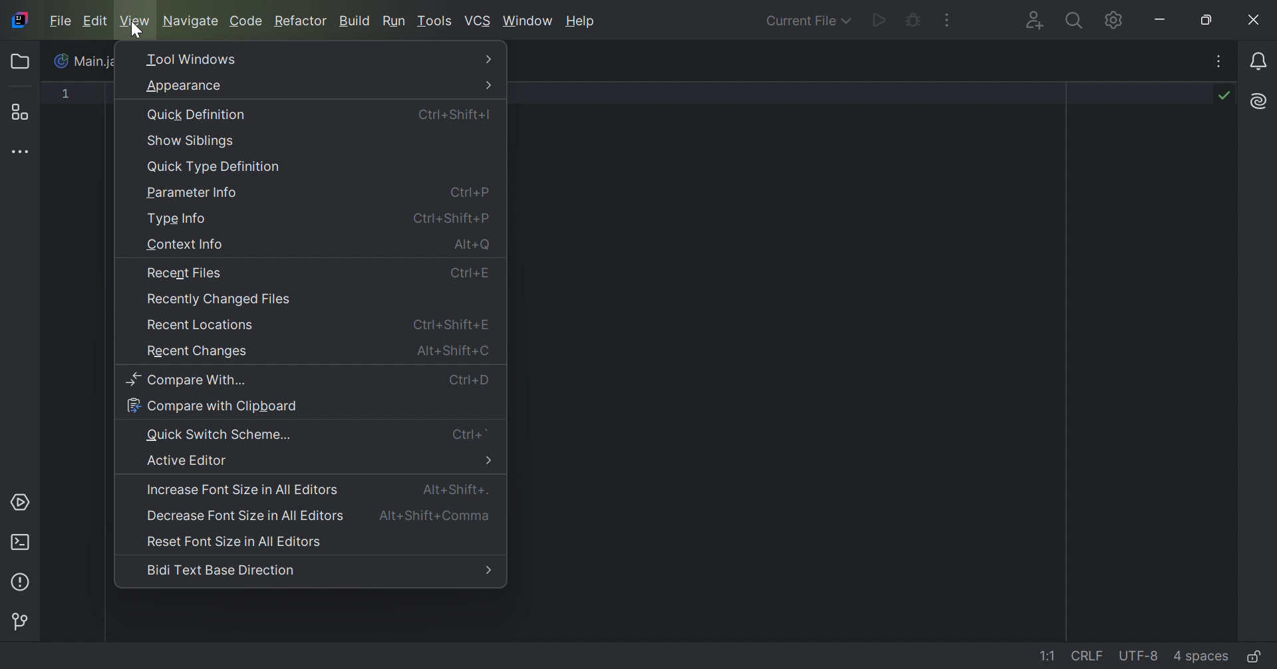  I want to click on Icon, so click(63, 61).